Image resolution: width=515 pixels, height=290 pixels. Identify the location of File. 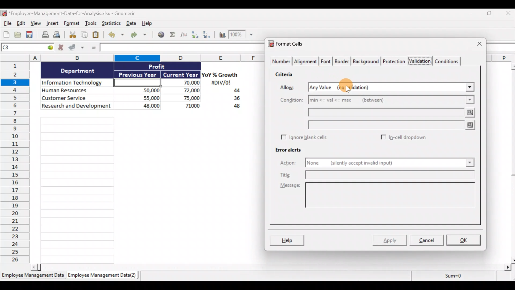
(6, 24).